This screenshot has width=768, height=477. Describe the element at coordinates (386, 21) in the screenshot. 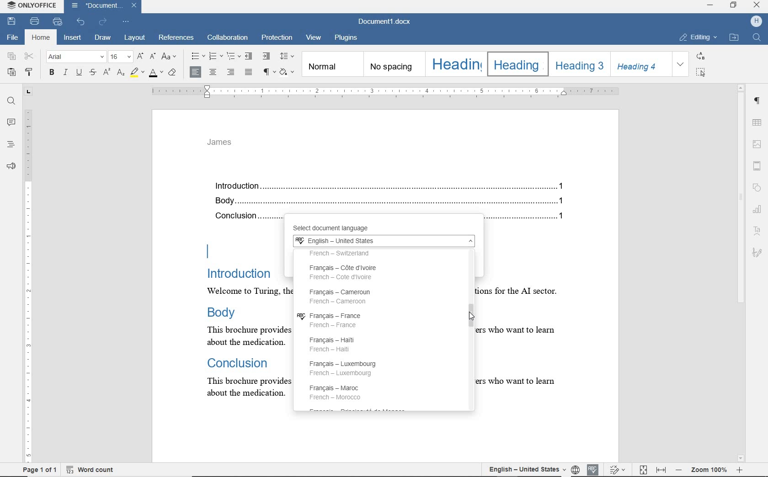

I see `document name` at that location.